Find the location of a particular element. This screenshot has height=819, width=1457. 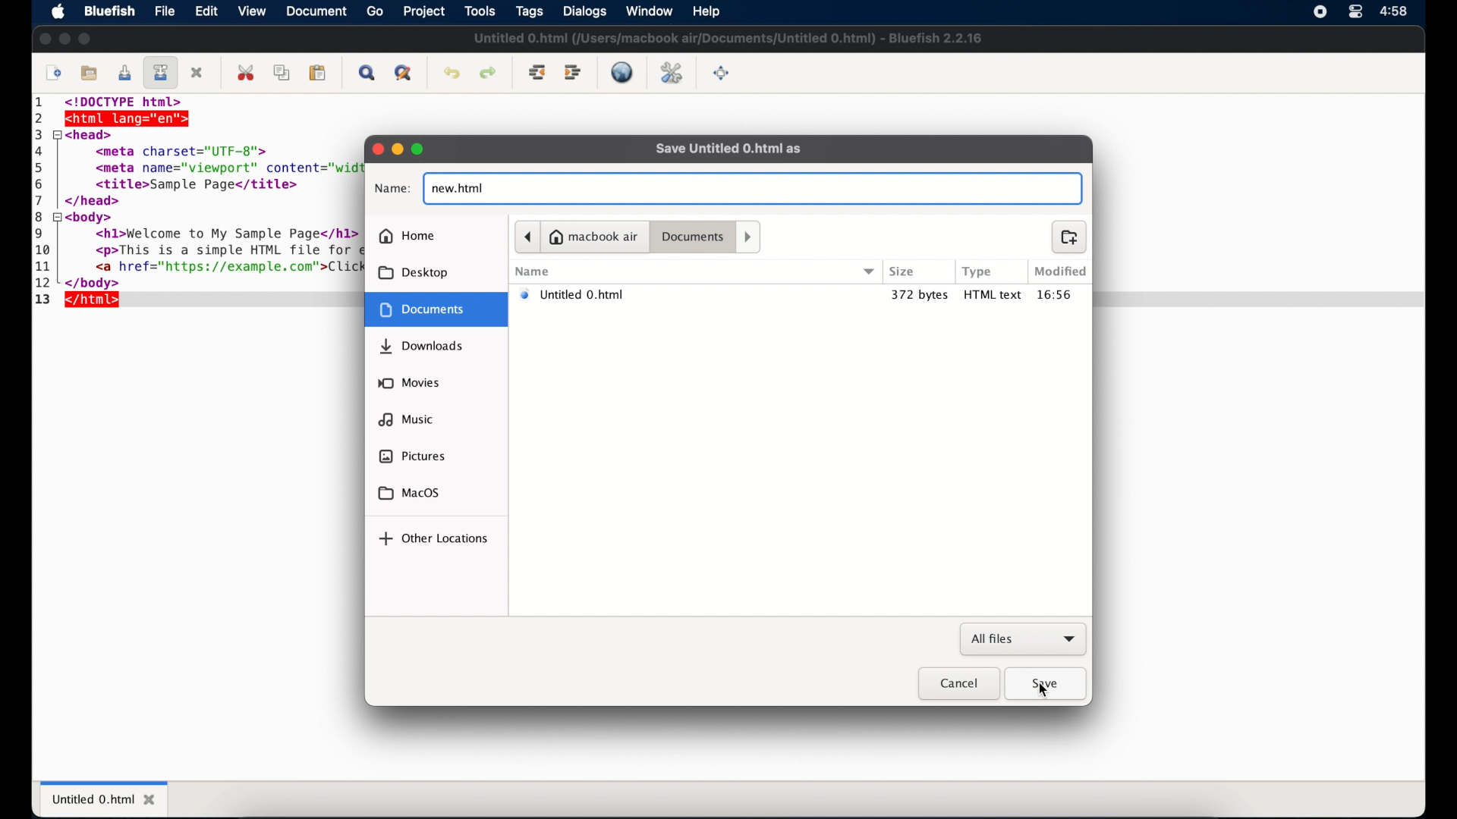

desktop is located at coordinates (414, 273).